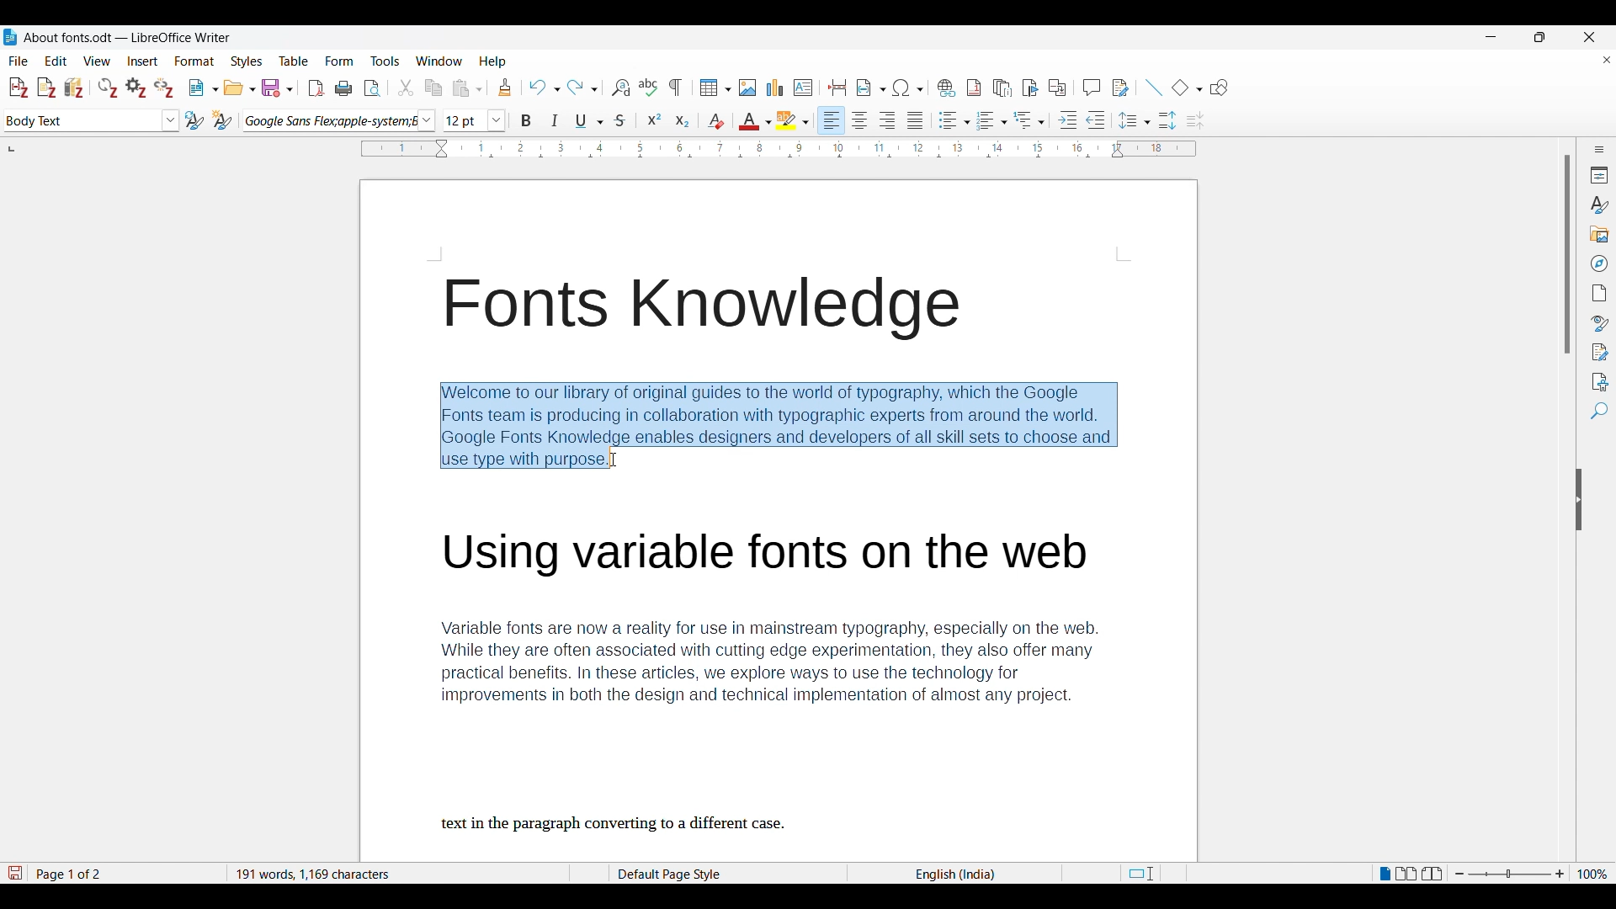 The image size is (1616, 909). What do you see at coordinates (837, 88) in the screenshot?
I see `Insert page break` at bounding box center [837, 88].